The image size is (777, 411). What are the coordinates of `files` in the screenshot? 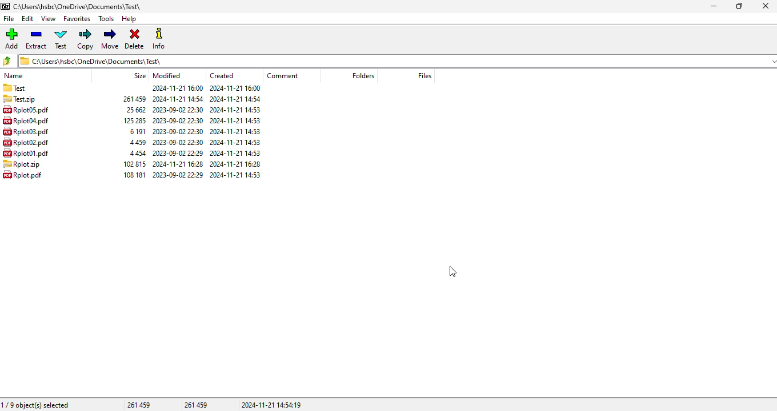 It's located at (424, 75).